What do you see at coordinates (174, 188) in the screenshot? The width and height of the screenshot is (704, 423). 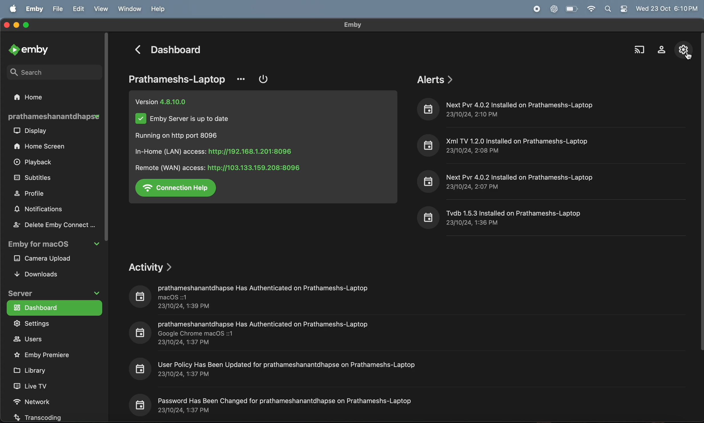 I see `connection help` at bounding box center [174, 188].